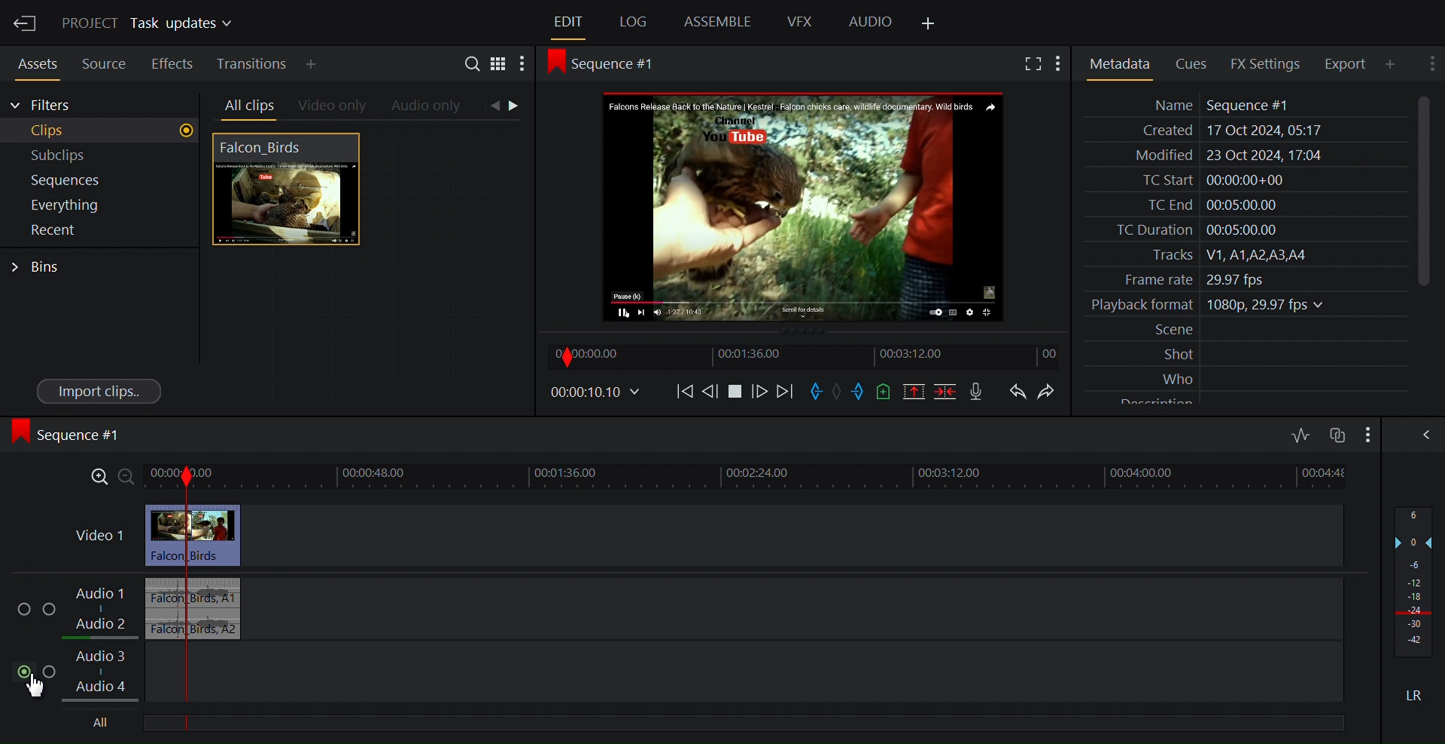 Image resolution: width=1445 pixels, height=744 pixels. I want to click on Vertical Scroll bar, so click(1424, 190).